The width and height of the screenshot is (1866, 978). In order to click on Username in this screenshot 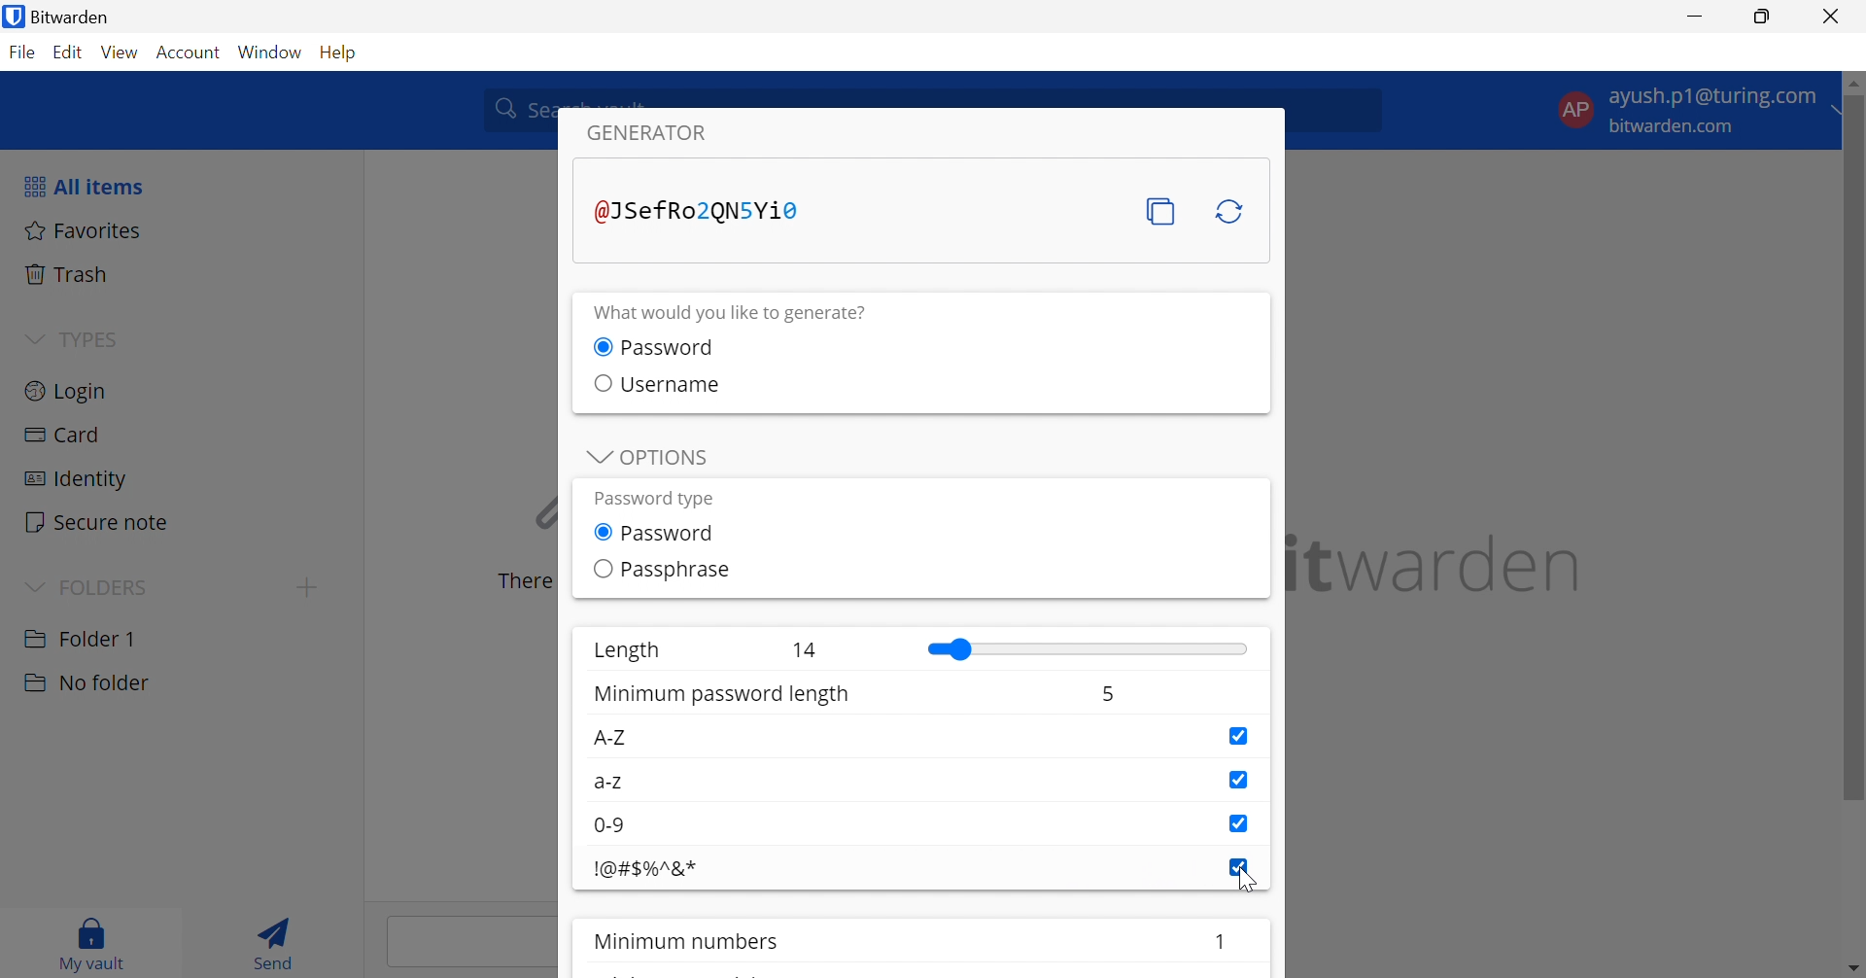, I will do `click(670, 383)`.